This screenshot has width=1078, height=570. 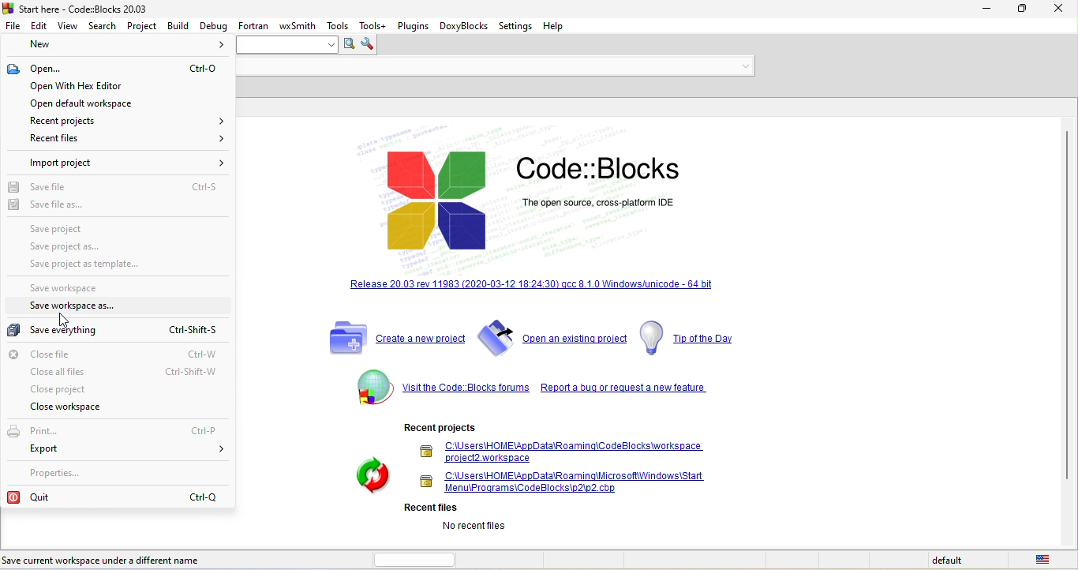 What do you see at coordinates (339, 25) in the screenshot?
I see `tools` at bounding box center [339, 25].